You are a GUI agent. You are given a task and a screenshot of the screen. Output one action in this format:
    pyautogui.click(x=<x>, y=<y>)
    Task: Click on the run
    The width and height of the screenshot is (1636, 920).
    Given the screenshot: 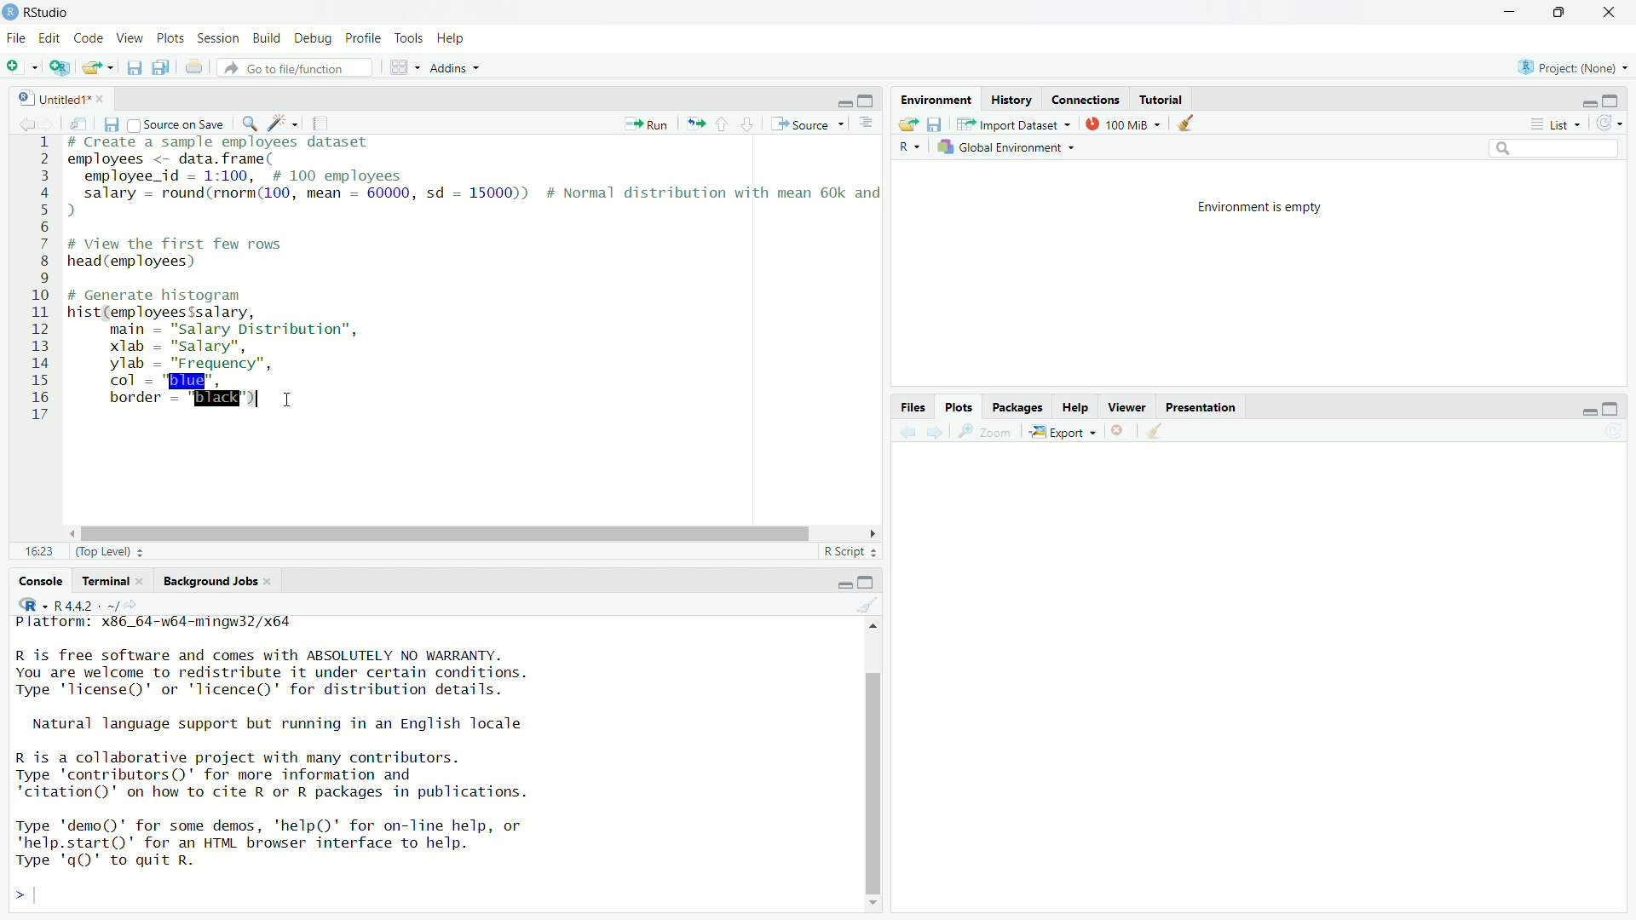 What is the action you would take?
    pyautogui.click(x=694, y=124)
    